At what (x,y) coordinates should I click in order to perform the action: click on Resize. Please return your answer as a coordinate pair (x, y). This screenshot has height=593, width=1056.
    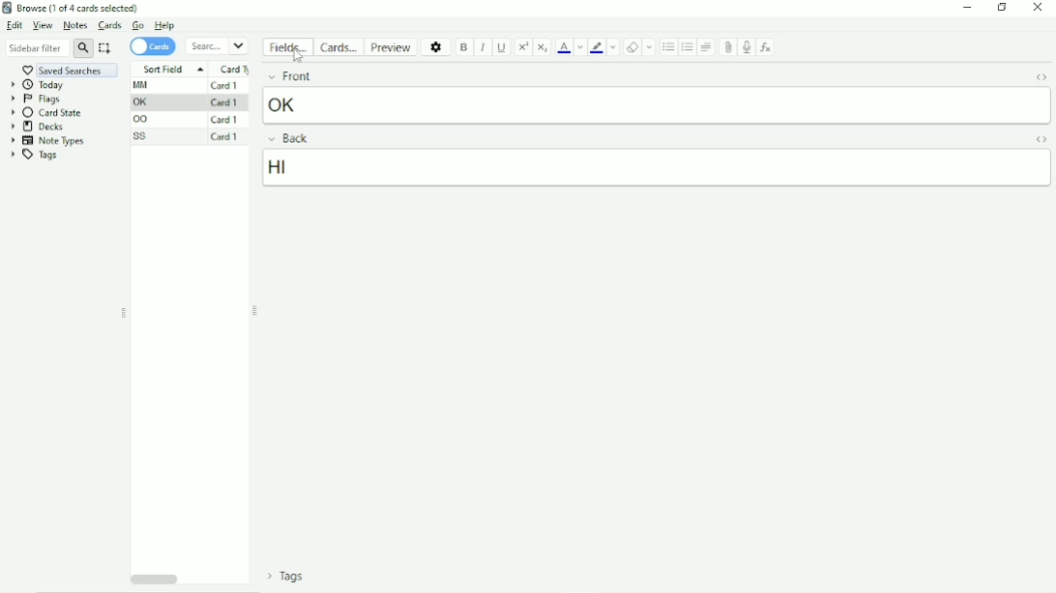
    Looking at the image, I should click on (256, 310).